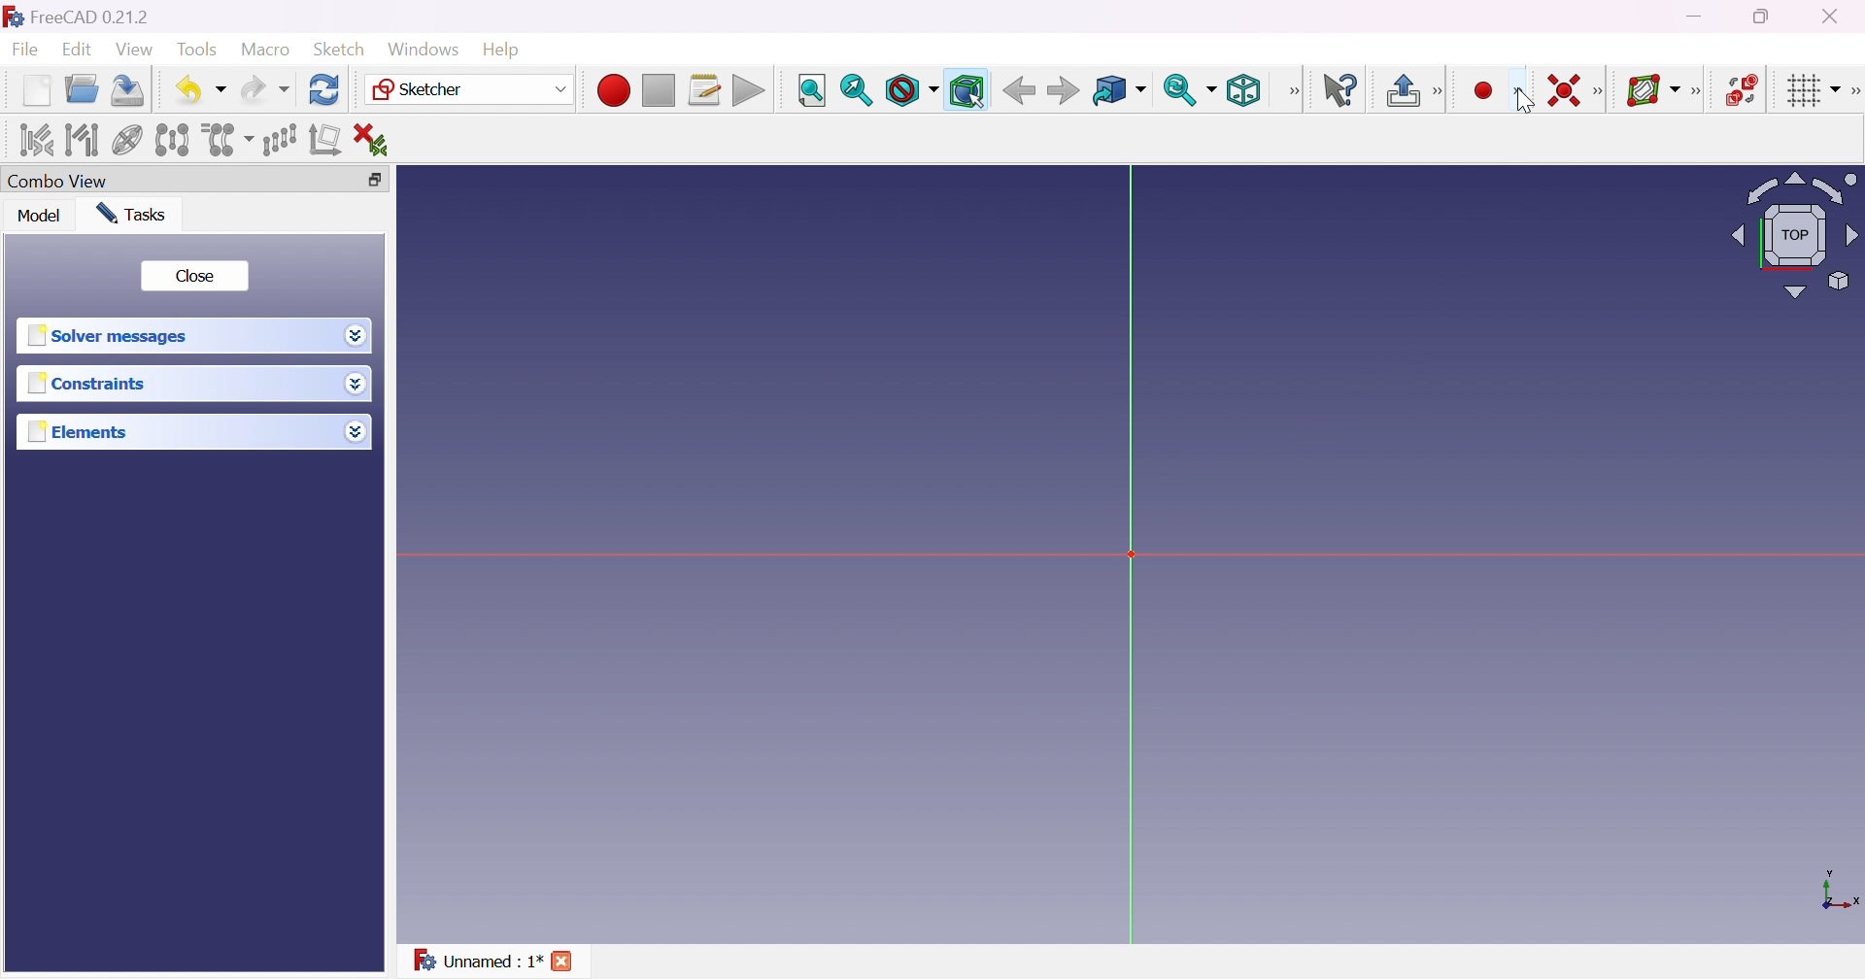  Describe the element at coordinates (1853, 88) in the screenshot. I see `[Sketcher edit tools]` at that location.